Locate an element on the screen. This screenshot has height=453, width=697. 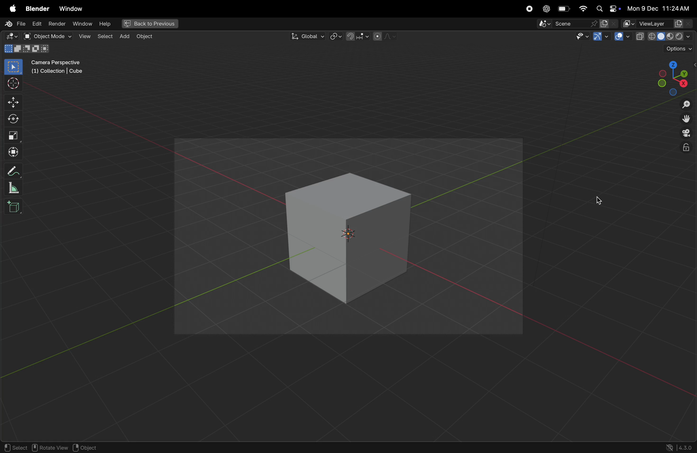
move is located at coordinates (12, 102).